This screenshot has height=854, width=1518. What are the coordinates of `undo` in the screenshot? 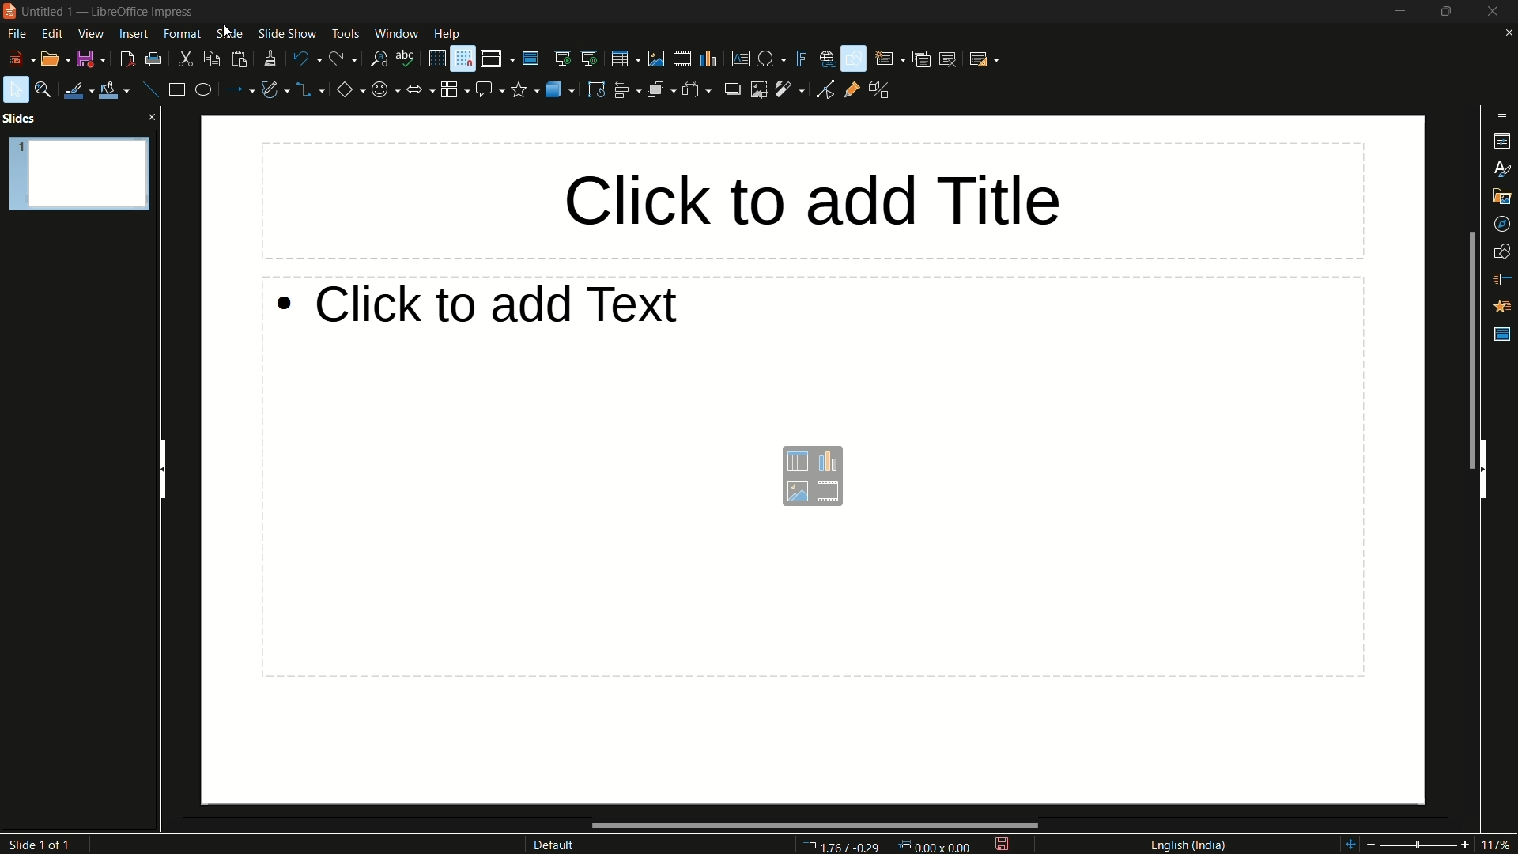 It's located at (306, 58).